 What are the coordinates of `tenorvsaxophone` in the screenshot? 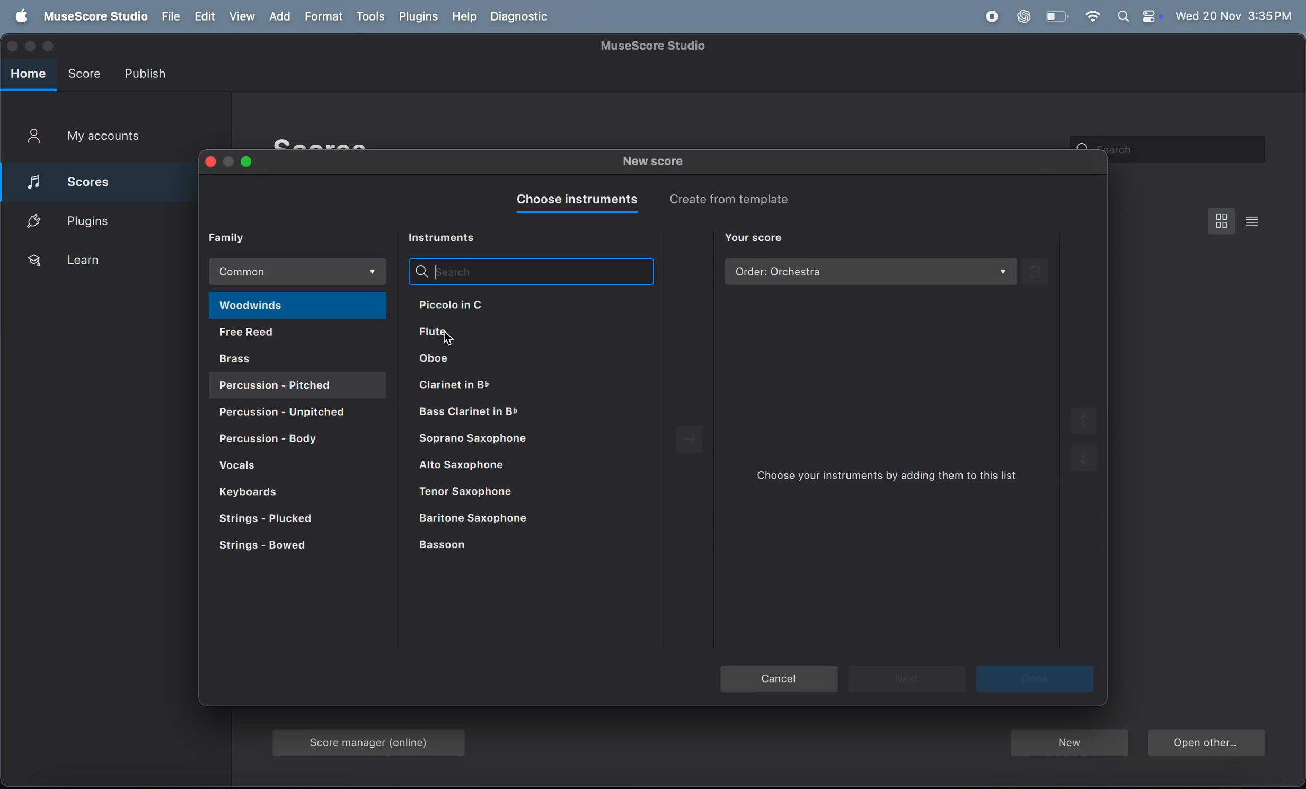 It's located at (521, 493).